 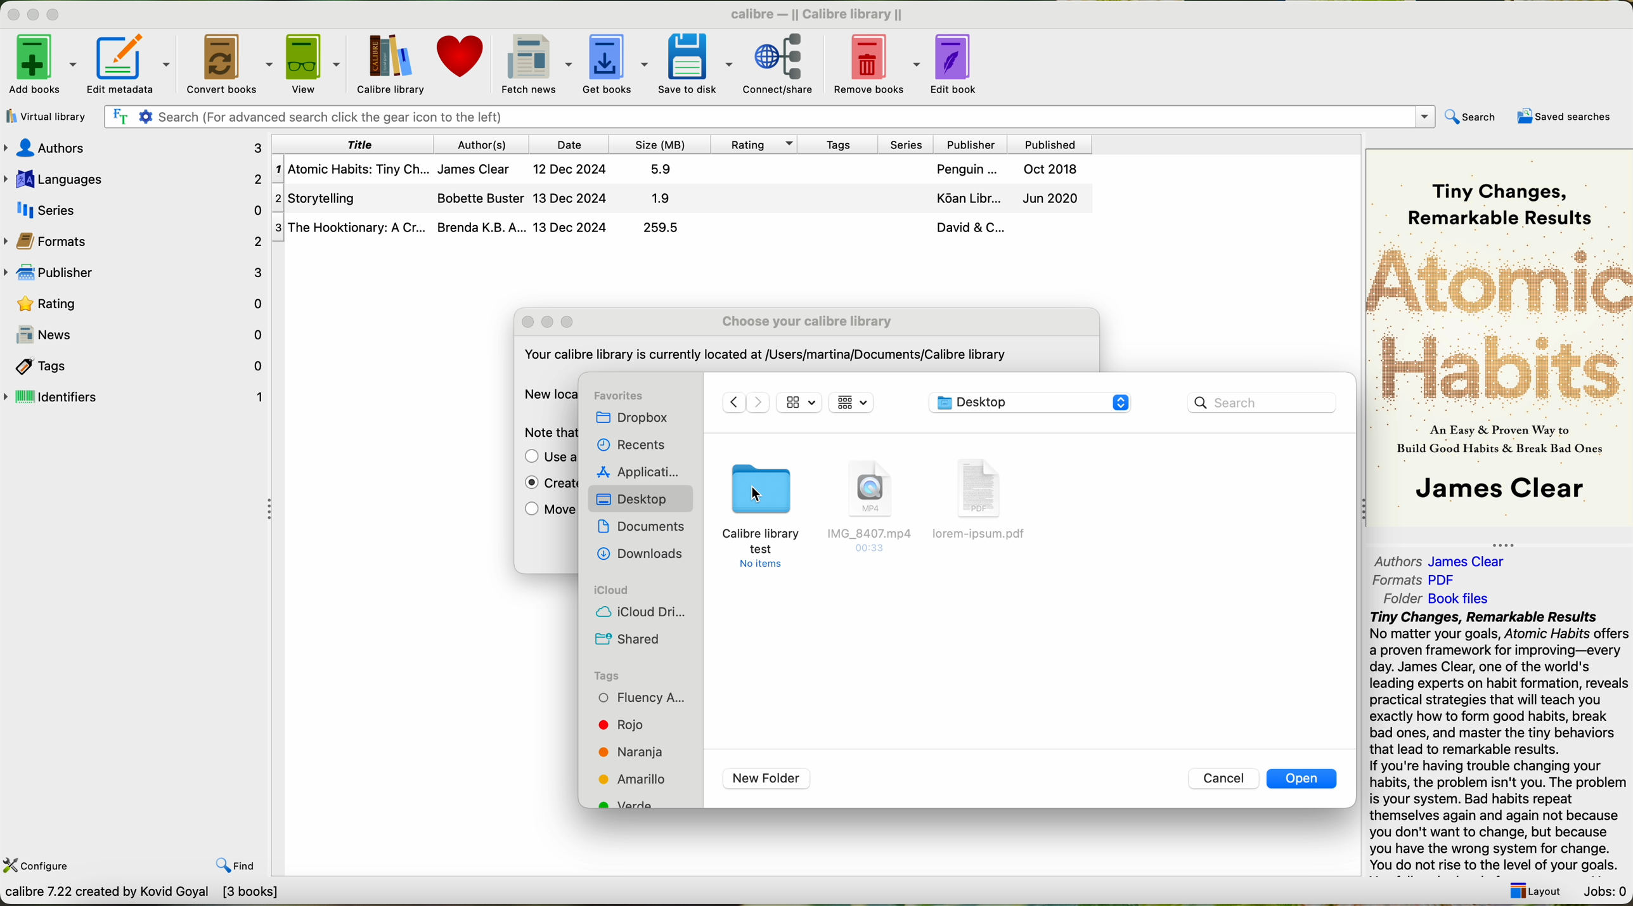 What do you see at coordinates (1031, 401) in the screenshot?
I see `calibre library location` at bounding box center [1031, 401].